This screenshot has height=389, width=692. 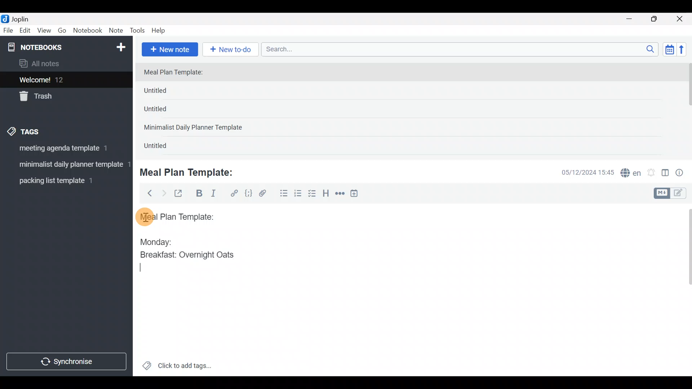 What do you see at coordinates (685, 52) in the screenshot?
I see `Reverse sort` at bounding box center [685, 52].